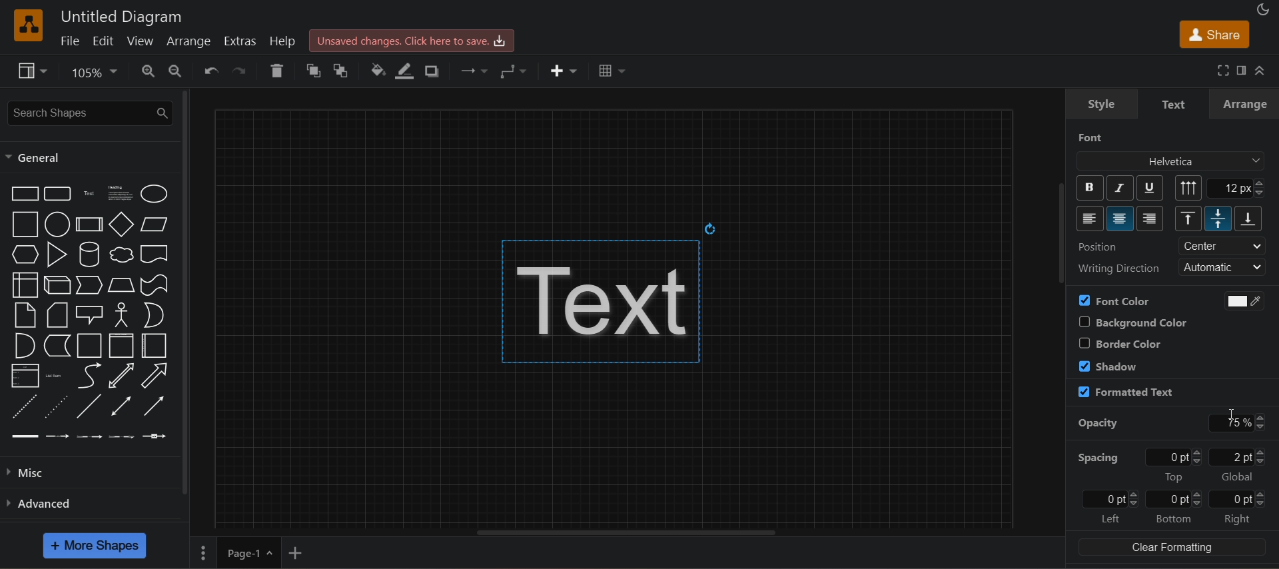 This screenshot has height=569, width=1279. Describe the element at coordinates (25, 345) in the screenshot. I see `and` at that location.